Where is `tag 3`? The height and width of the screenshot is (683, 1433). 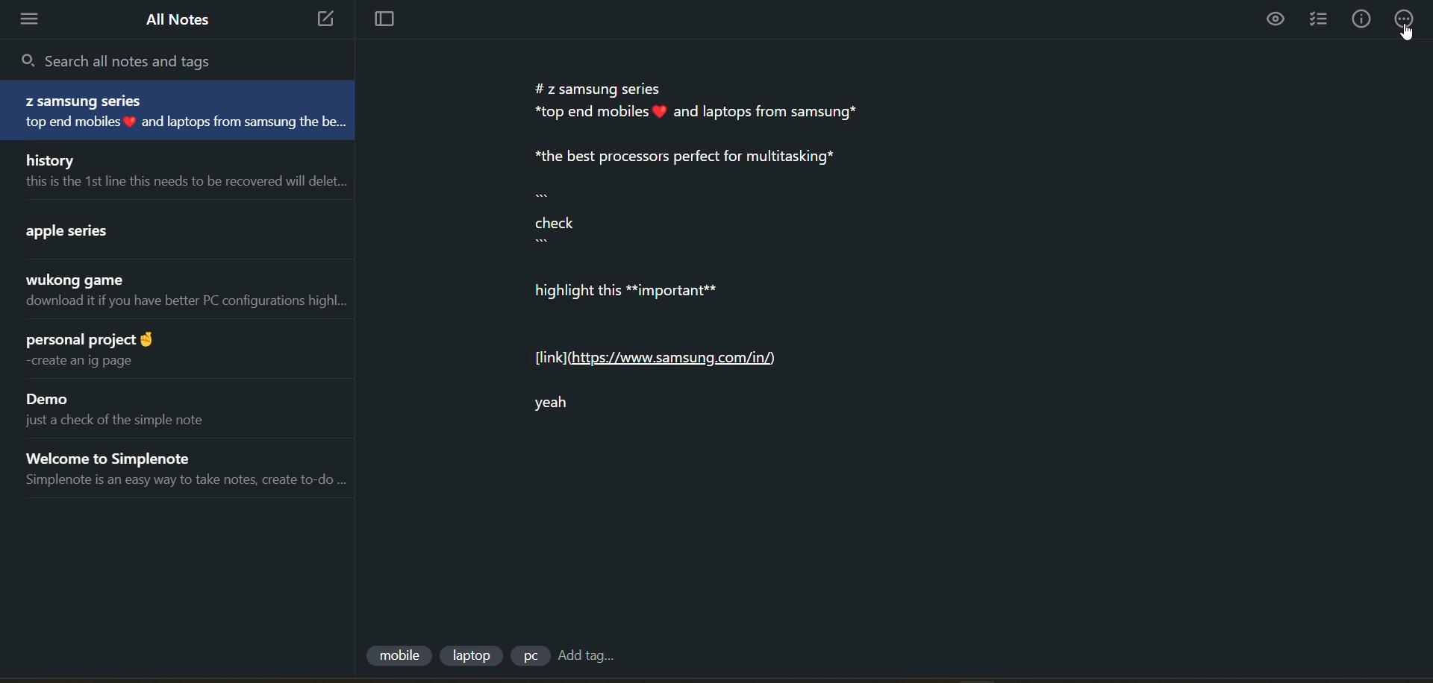
tag 3 is located at coordinates (529, 655).